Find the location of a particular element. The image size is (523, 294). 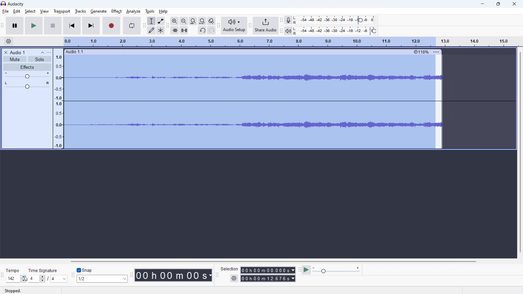

LR is located at coordinates (294, 20).